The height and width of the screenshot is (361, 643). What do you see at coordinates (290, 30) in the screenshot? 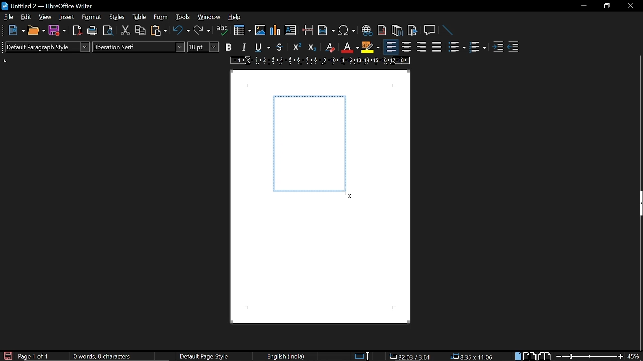
I see `insert text` at bounding box center [290, 30].